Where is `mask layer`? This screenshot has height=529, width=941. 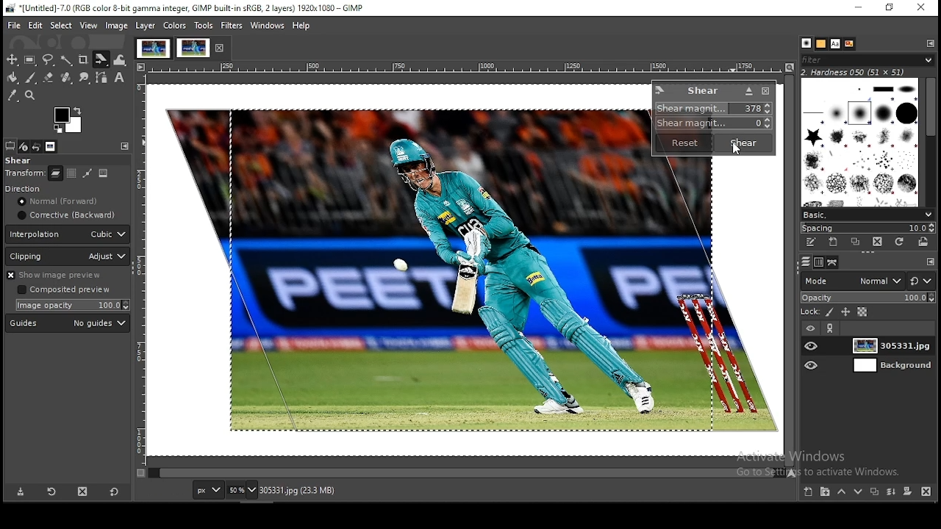
mask layer is located at coordinates (907, 492).